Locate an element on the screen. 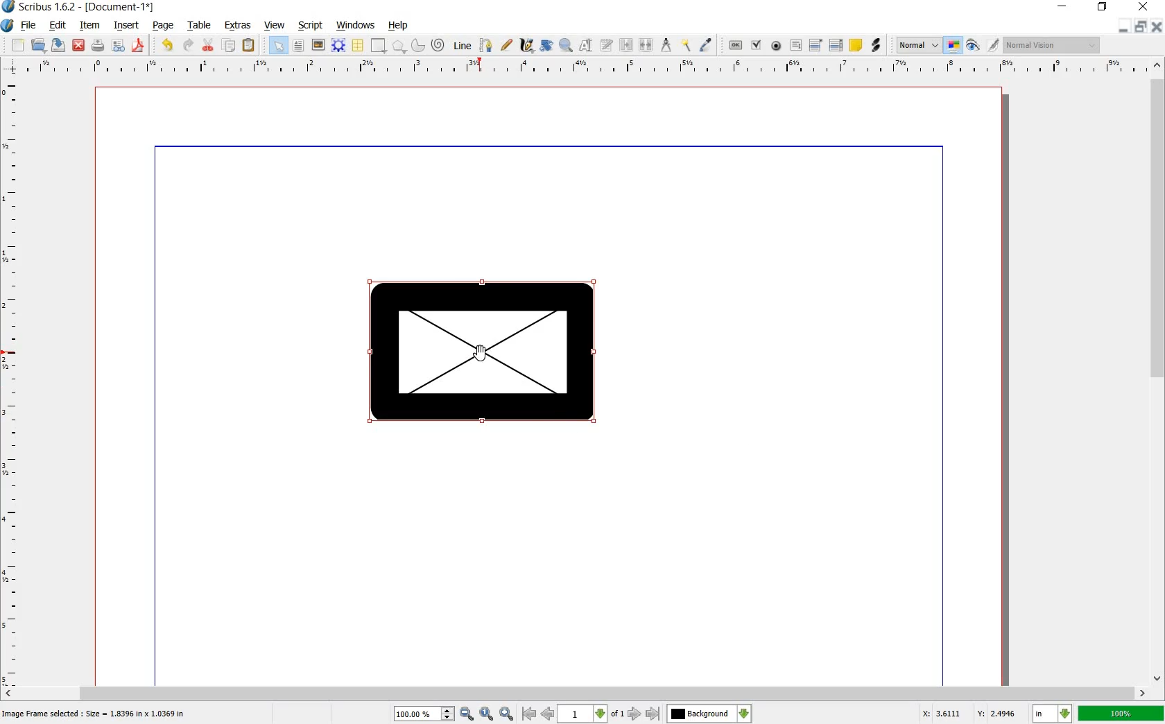 This screenshot has height=724, width=1165. line is located at coordinates (462, 46).